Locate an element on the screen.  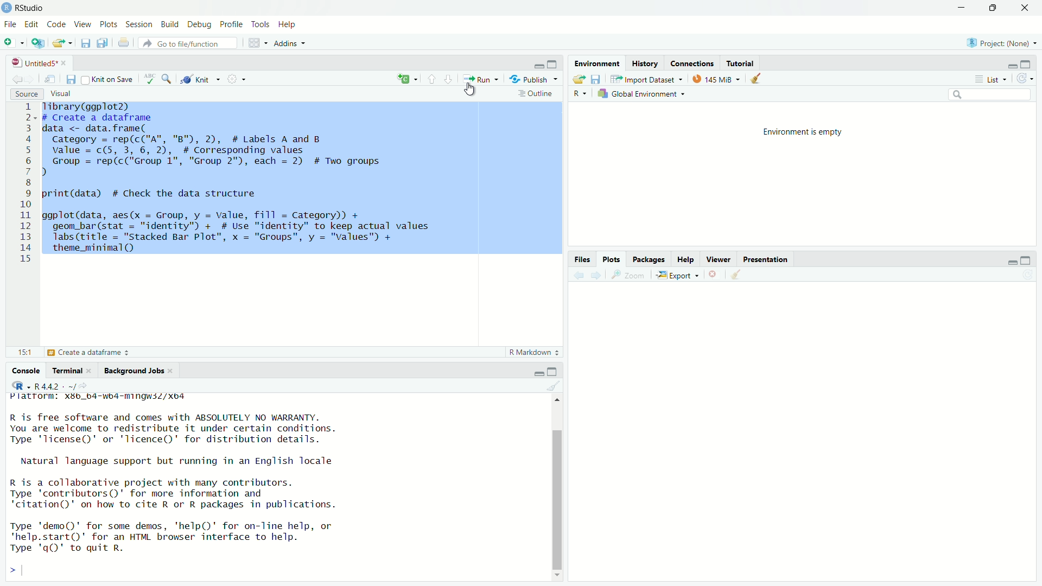
Tutotiral is located at coordinates (741, 62).